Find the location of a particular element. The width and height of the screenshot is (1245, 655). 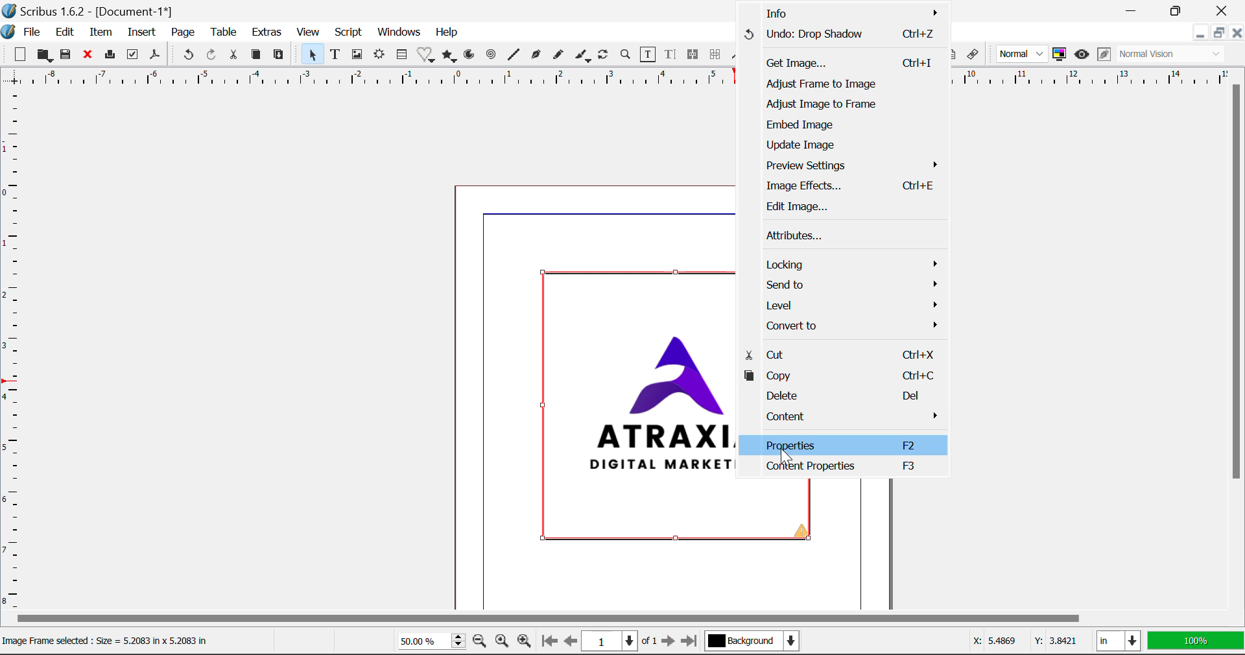

Undo: Drop Shadow is located at coordinates (840, 39).